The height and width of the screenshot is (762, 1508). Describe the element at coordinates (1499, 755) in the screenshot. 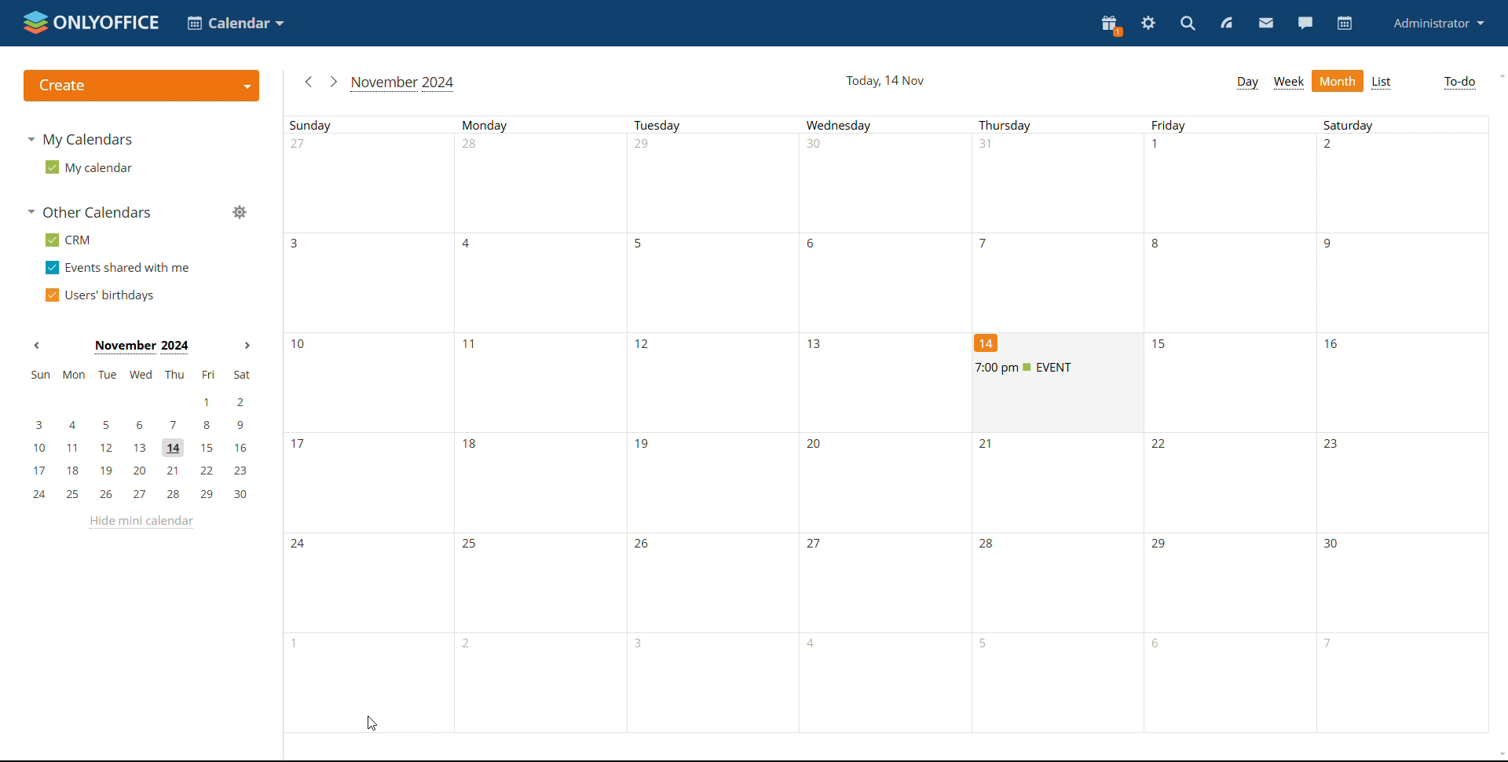

I see `scroll down` at that location.